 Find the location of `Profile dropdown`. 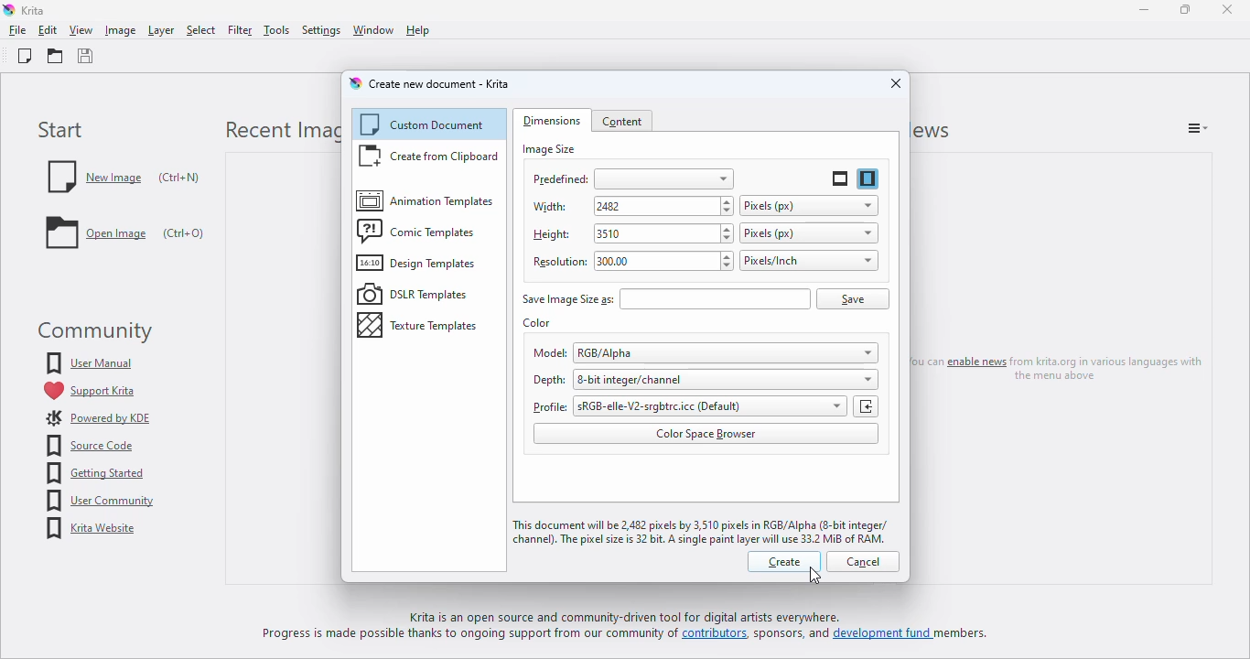

Profile dropdown is located at coordinates (831, 407).